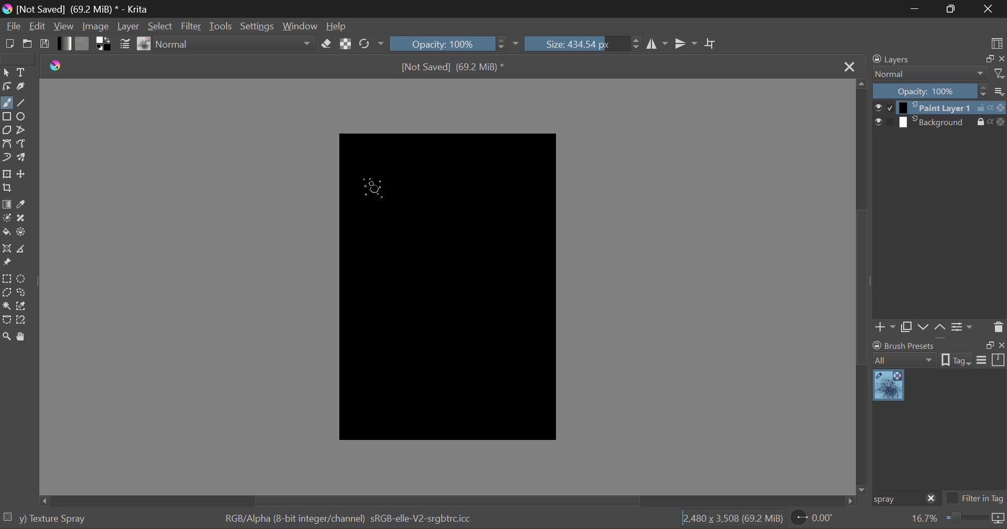 This screenshot has width=1007, height=529. I want to click on Filter, so click(191, 26).